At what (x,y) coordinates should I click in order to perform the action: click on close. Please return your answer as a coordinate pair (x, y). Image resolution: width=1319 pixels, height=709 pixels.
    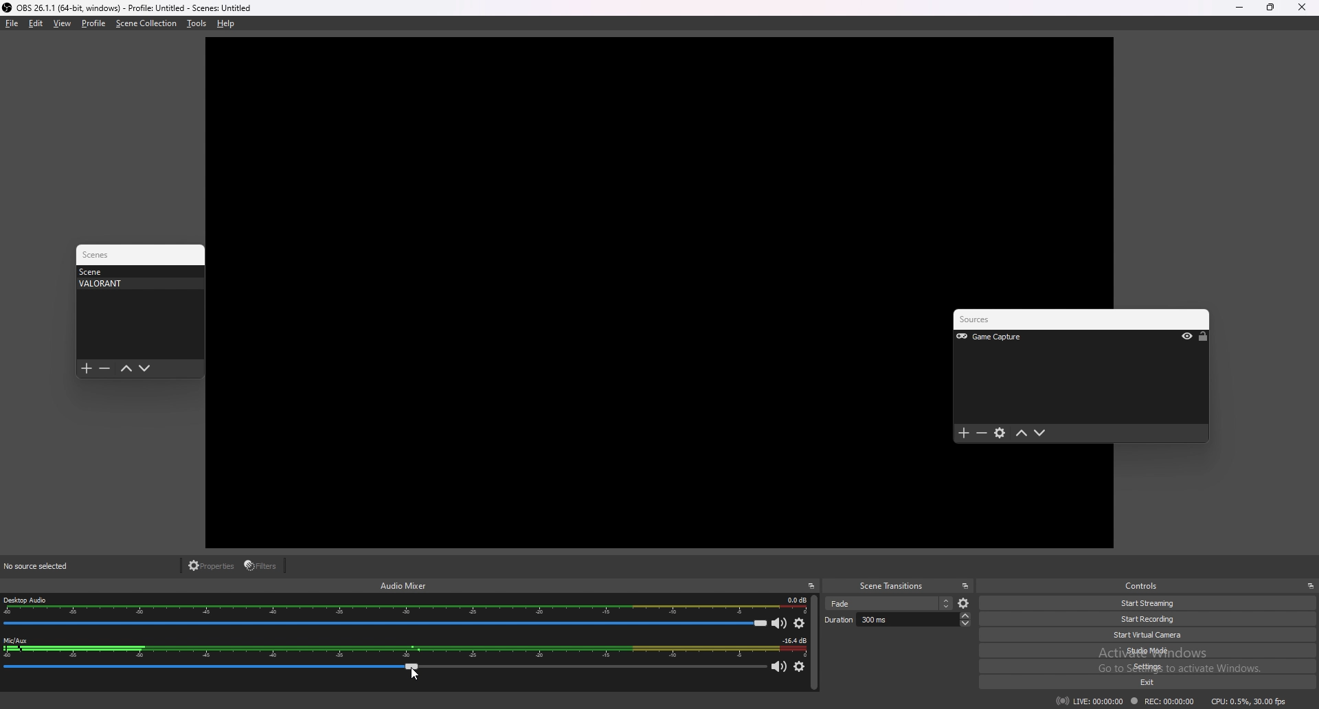
    Looking at the image, I should click on (1302, 8).